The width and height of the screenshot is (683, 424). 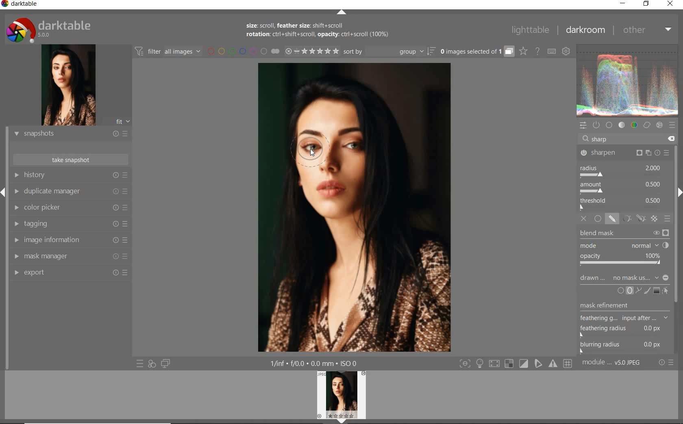 I want to click on presets, so click(x=673, y=126).